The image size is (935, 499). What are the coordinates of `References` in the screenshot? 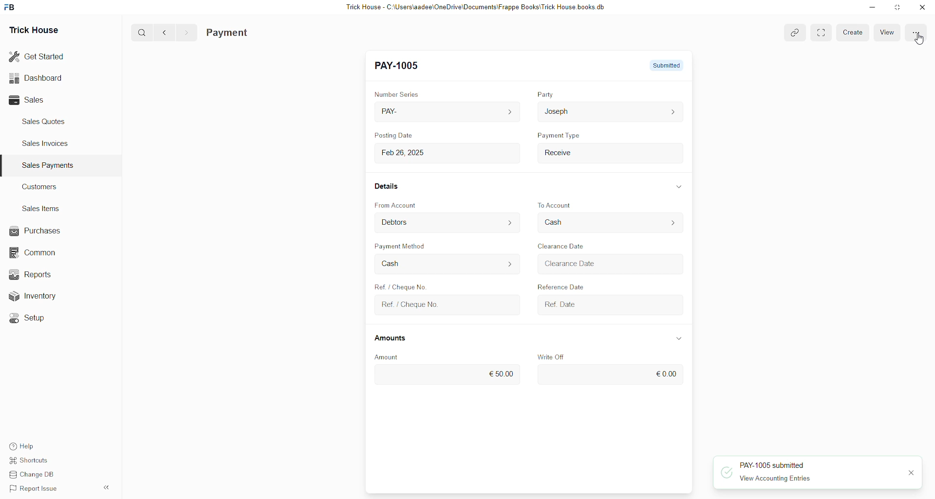 It's located at (393, 406).